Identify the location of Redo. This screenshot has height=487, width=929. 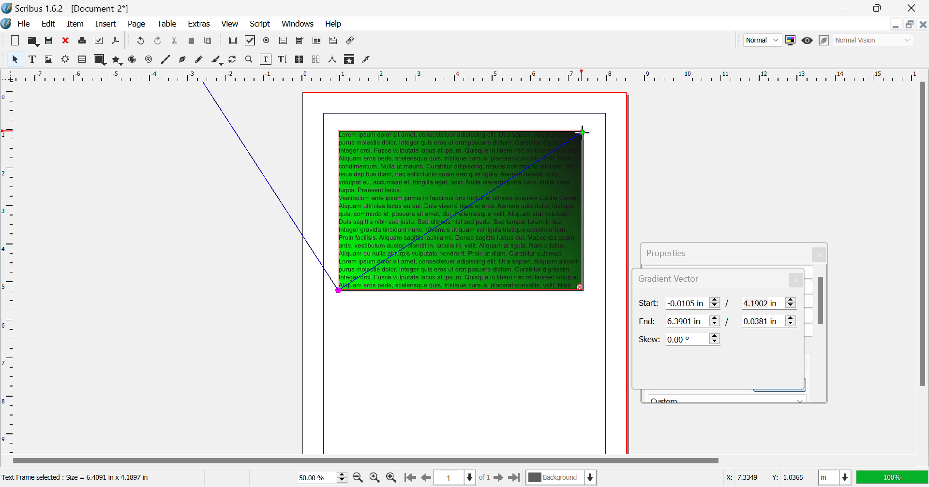
(139, 42).